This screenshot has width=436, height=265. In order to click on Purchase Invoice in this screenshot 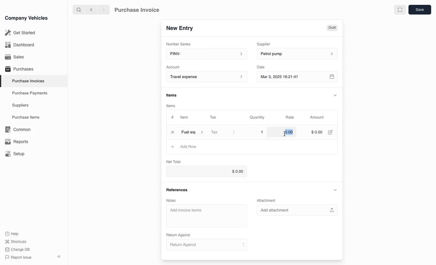, I will do `click(141, 9)`.